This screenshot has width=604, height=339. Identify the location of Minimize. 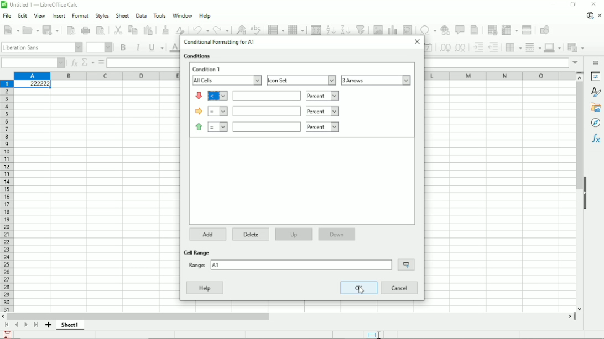
(553, 6).